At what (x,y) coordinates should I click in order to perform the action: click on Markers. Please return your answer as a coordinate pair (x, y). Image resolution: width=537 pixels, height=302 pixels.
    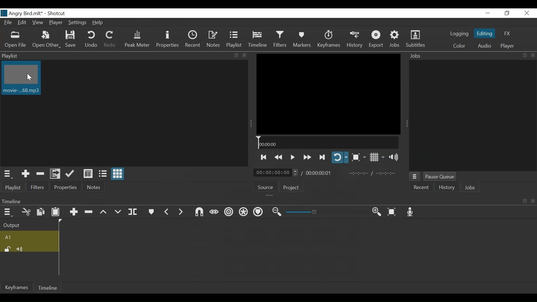
    Looking at the image, I should click on (151, 211).